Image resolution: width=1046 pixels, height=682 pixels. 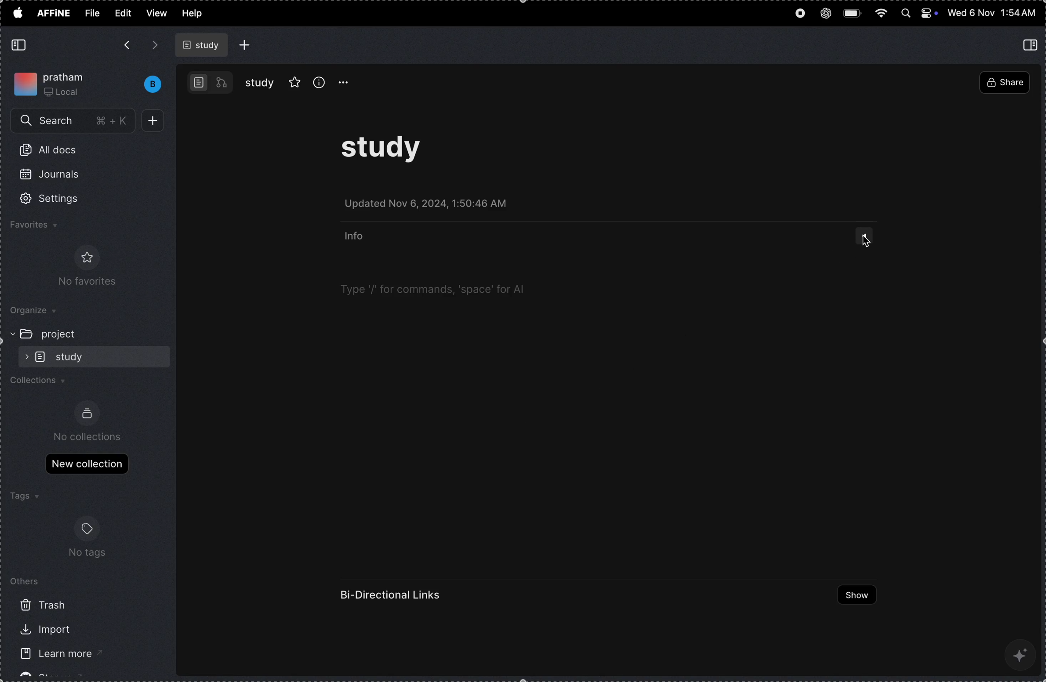 What do you see at coordinates (92, 13) in the screenshot?
I see `file` at bounding box center [92, 13].